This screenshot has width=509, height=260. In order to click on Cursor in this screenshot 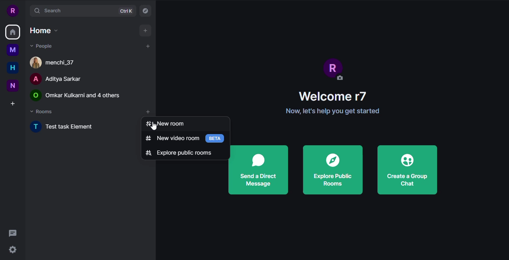, I will do `click(153, 126)`.